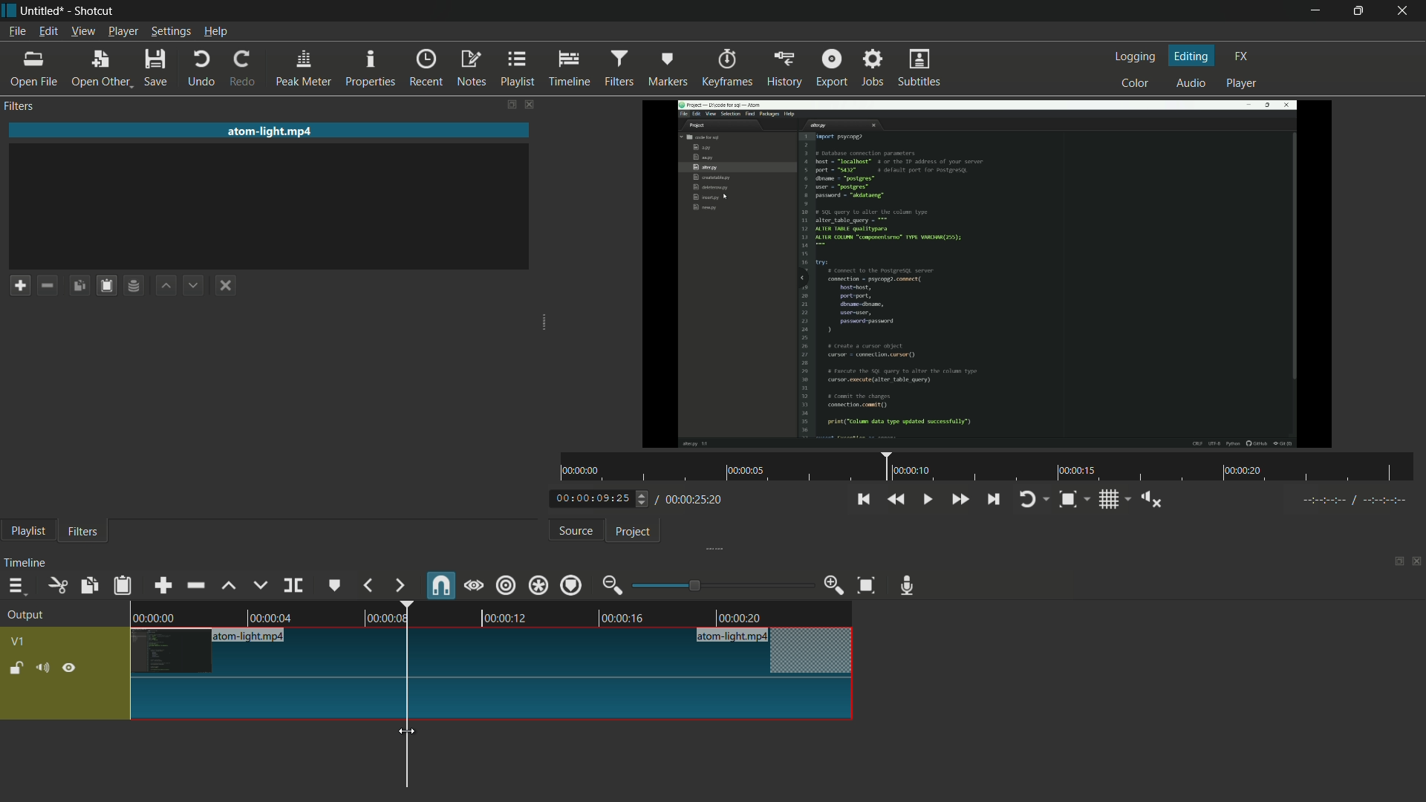 This screenshot has height=802, width=1426. I want to click on current time, so click(598, 499).